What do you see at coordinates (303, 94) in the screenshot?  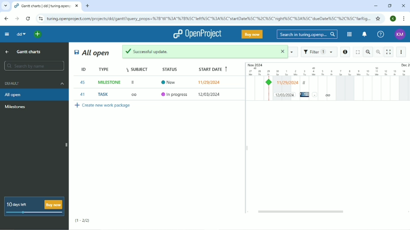 I see `Cursor` at bounding box center [303, 94].